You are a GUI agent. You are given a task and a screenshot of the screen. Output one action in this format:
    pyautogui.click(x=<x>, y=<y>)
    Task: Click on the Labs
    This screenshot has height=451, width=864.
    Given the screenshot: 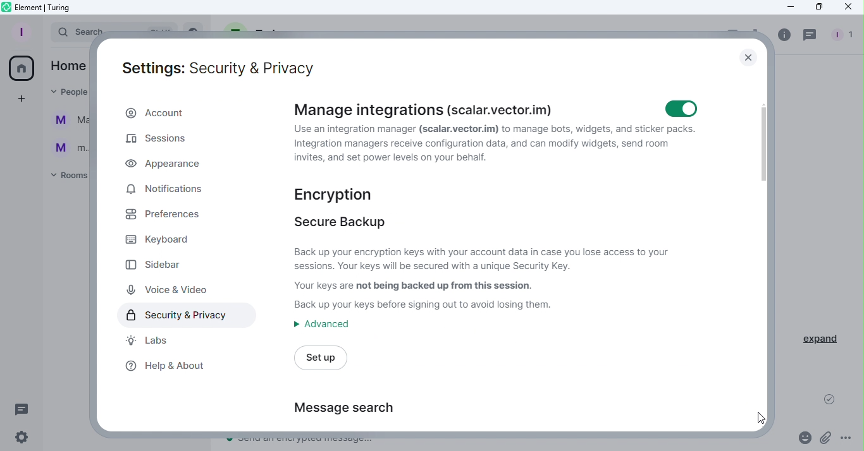 What is the action you would take?
    pyautogui.click(x=147, y=340)
    